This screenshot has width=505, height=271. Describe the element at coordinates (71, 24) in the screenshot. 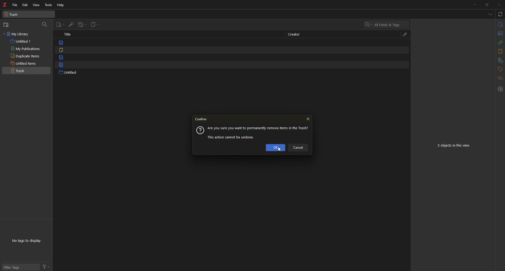

I see `add item` at that location.